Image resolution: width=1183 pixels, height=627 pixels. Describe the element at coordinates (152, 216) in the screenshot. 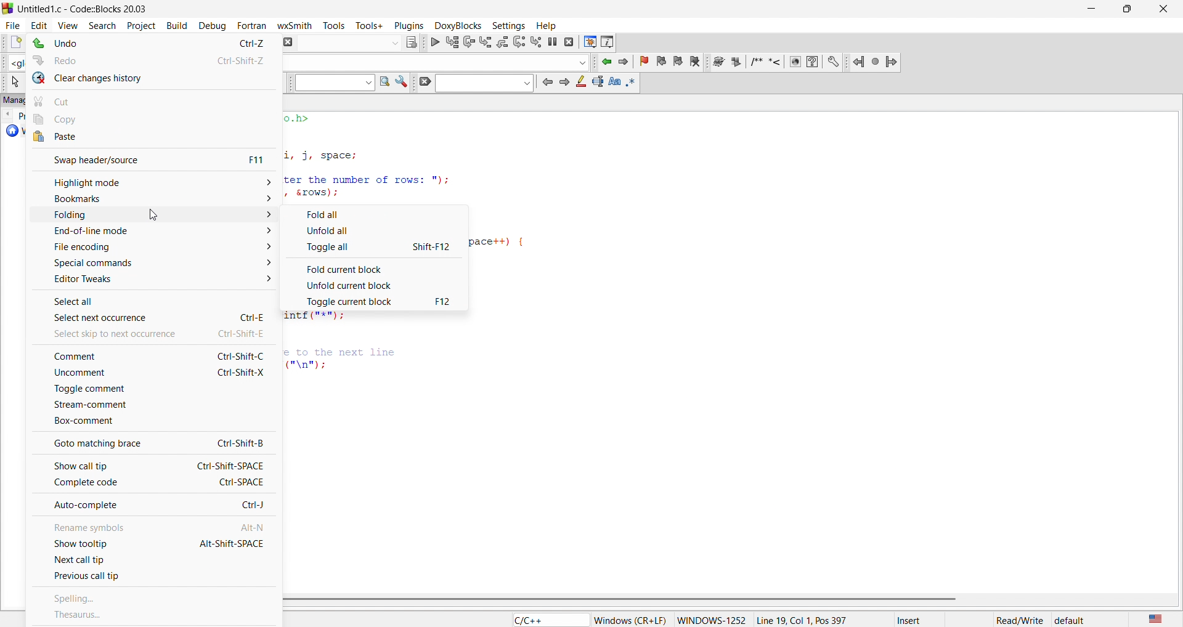

I see `cursor` at that location.